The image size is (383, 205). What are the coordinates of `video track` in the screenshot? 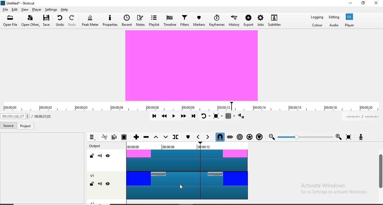 It's located at (187, 160).